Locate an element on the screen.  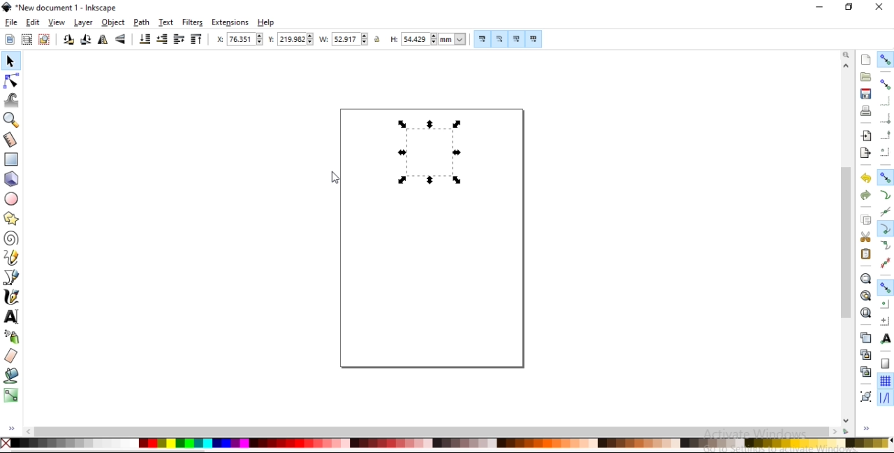
create and edit text objects is located at coordinates (11, 316).